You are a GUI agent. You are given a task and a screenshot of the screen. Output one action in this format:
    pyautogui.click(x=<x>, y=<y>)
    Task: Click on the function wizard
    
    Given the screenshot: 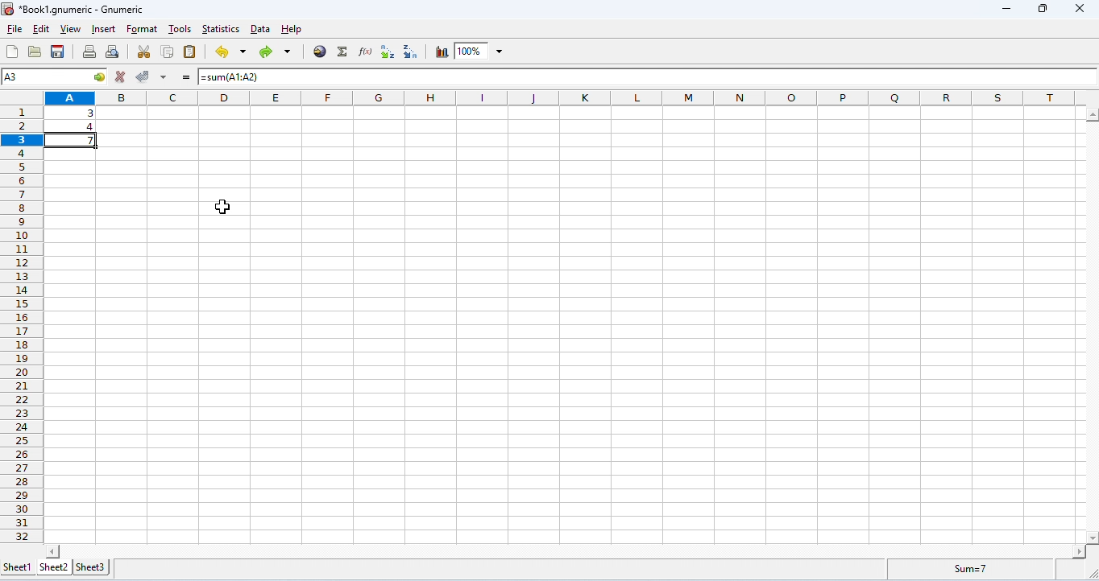 What is the action you would take?
    pyautogui.click(x=364, y=52)
    